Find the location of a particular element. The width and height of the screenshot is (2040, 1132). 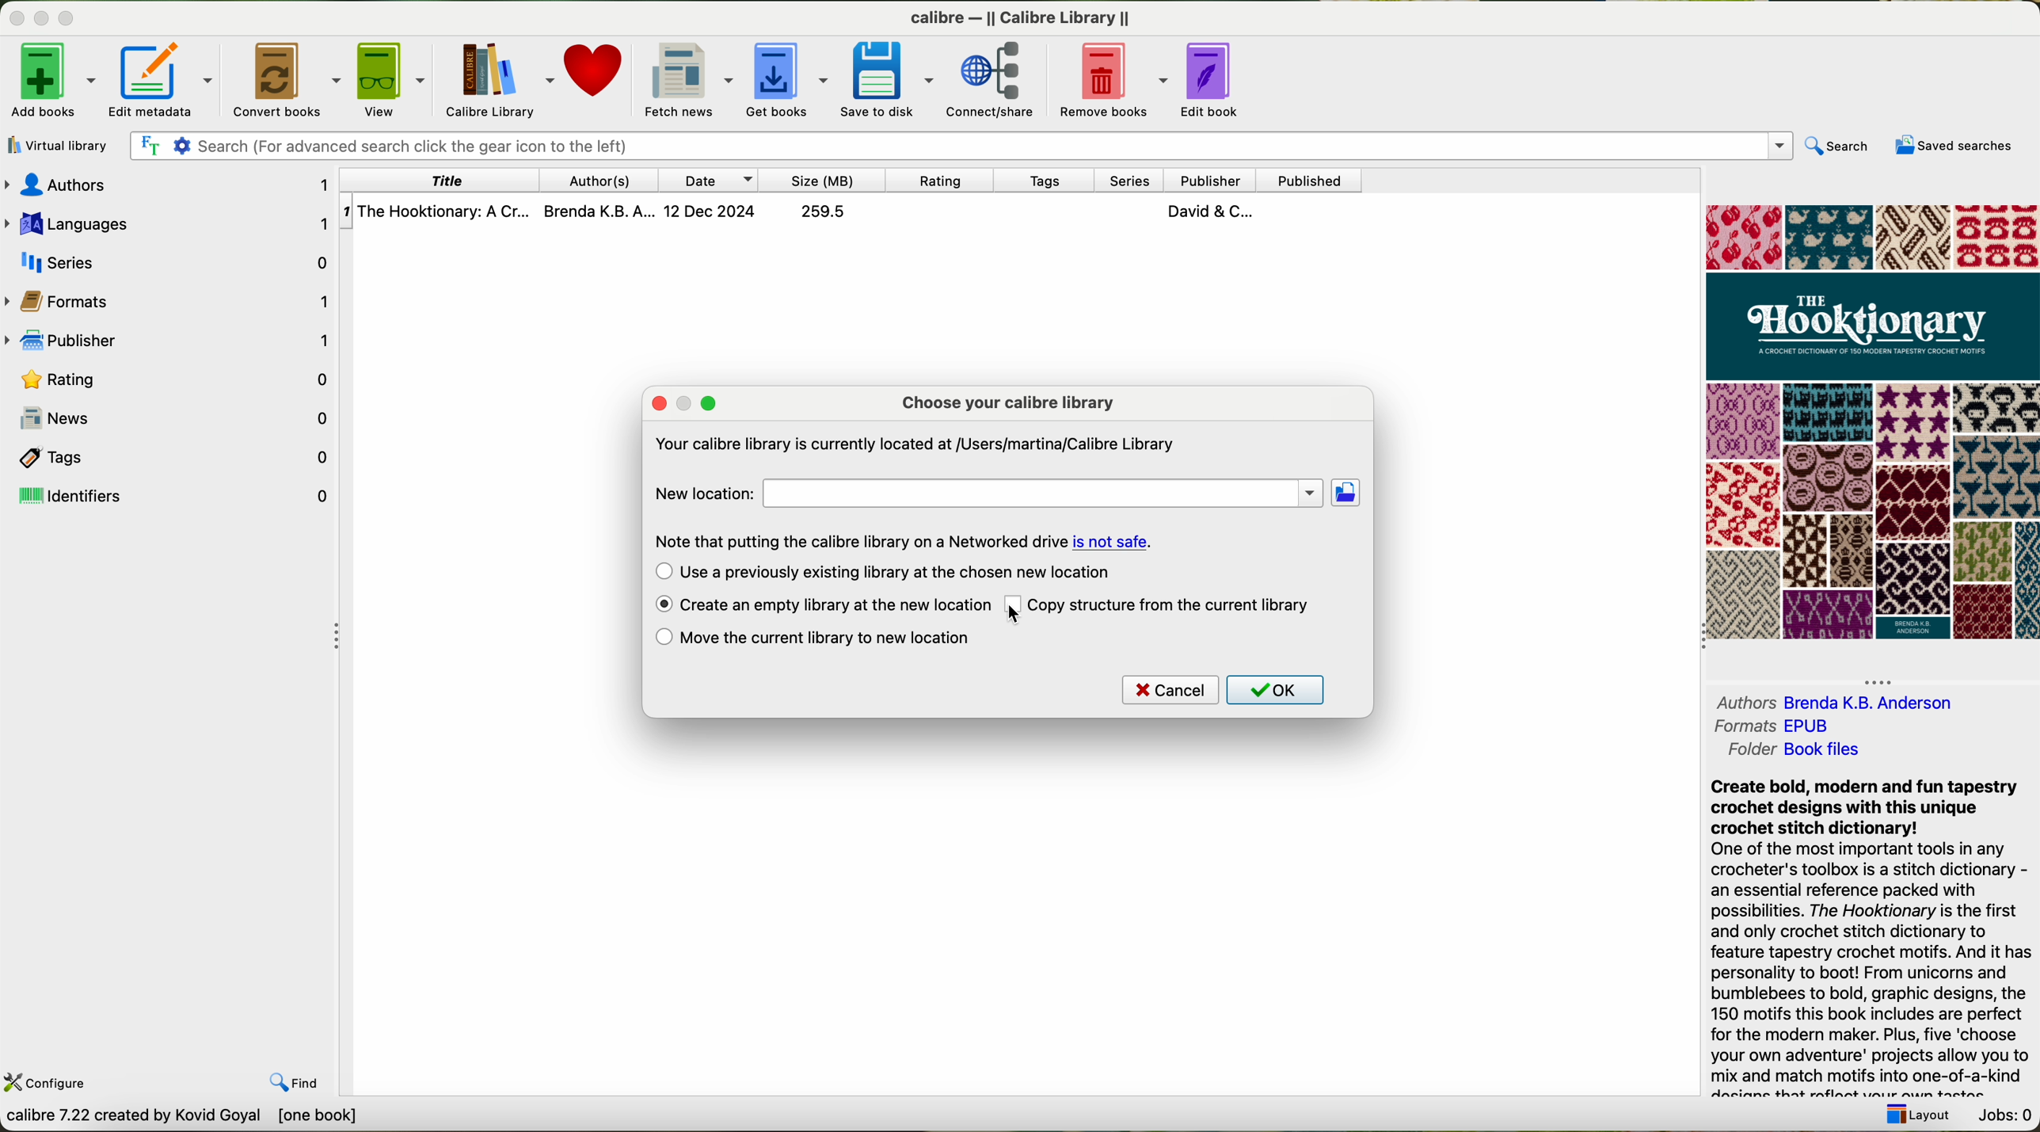

new location is located at coordinates (987, 491).